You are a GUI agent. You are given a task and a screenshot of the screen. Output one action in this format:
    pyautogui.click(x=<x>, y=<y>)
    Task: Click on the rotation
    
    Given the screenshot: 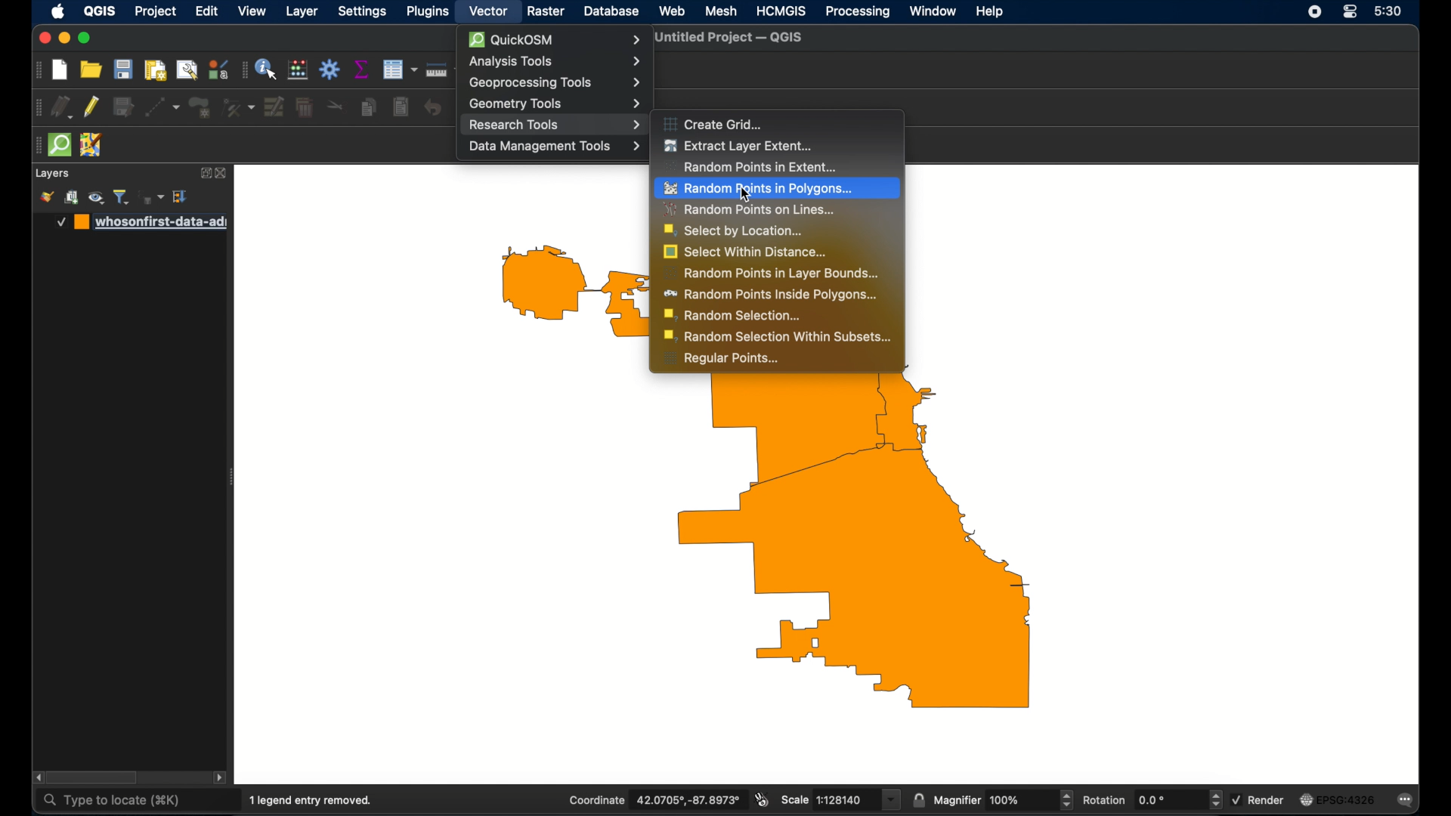 What is the action you would take?
    pyautogui.click(x=1152, y=799)
    